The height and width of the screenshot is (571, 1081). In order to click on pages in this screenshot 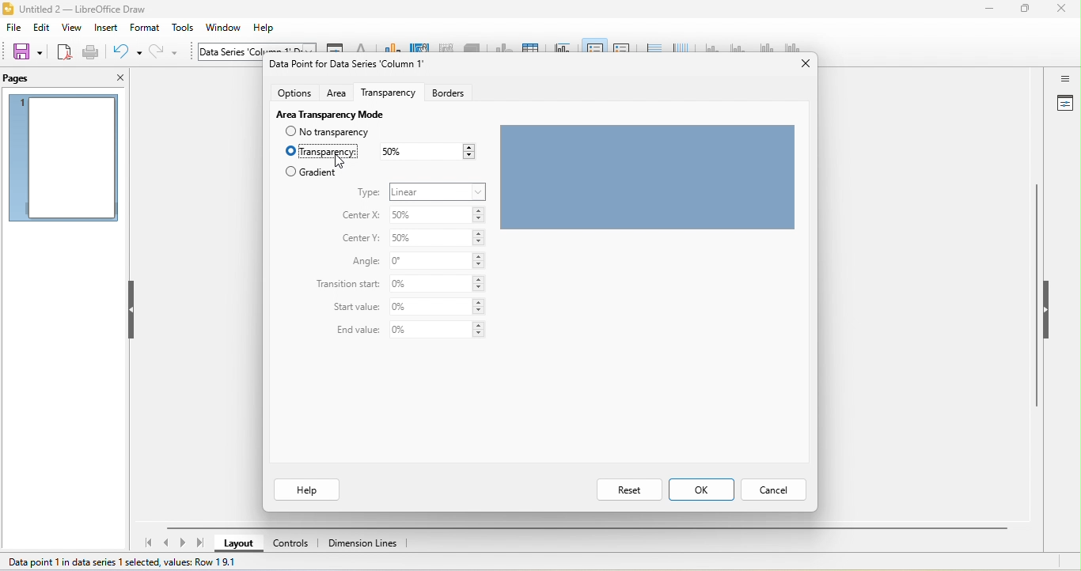, I will do `click(31, 78)`.